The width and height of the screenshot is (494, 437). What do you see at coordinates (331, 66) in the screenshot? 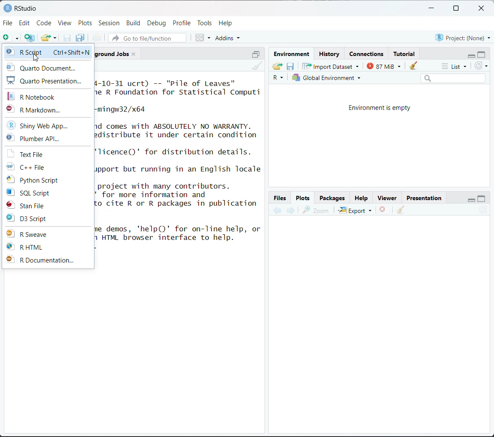
I see `Import Dataset` at bounding box center [331, 66].